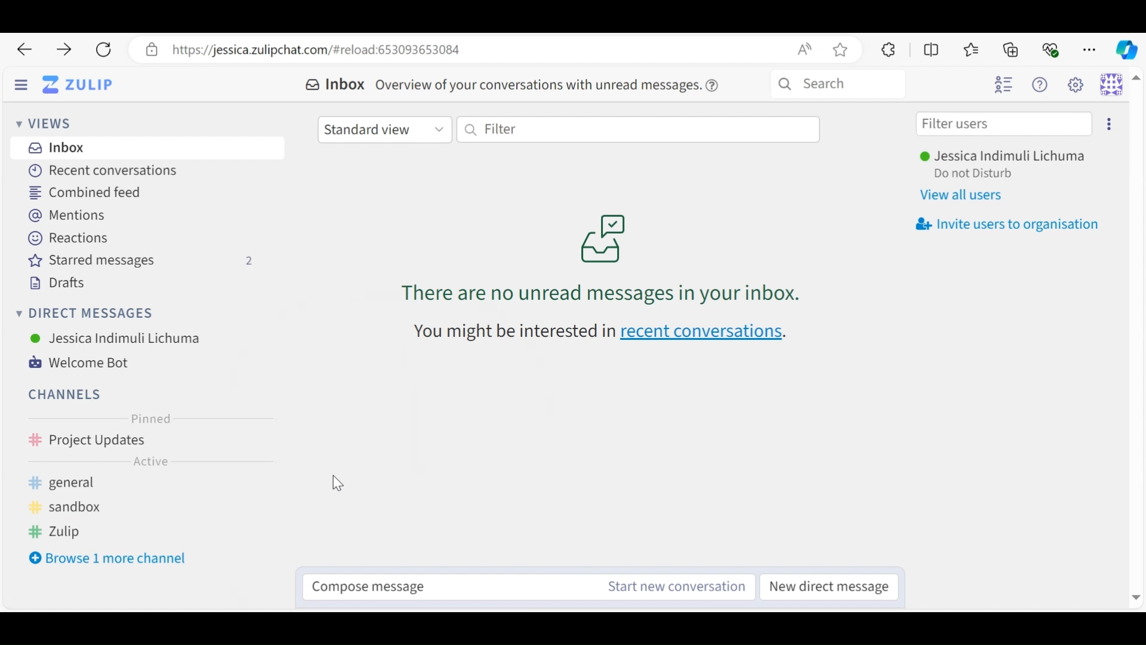 This screenshot has width=1146, height=645. Describe the element at coordinates (975, 174) in the screenshot. I see `Status` at that location.